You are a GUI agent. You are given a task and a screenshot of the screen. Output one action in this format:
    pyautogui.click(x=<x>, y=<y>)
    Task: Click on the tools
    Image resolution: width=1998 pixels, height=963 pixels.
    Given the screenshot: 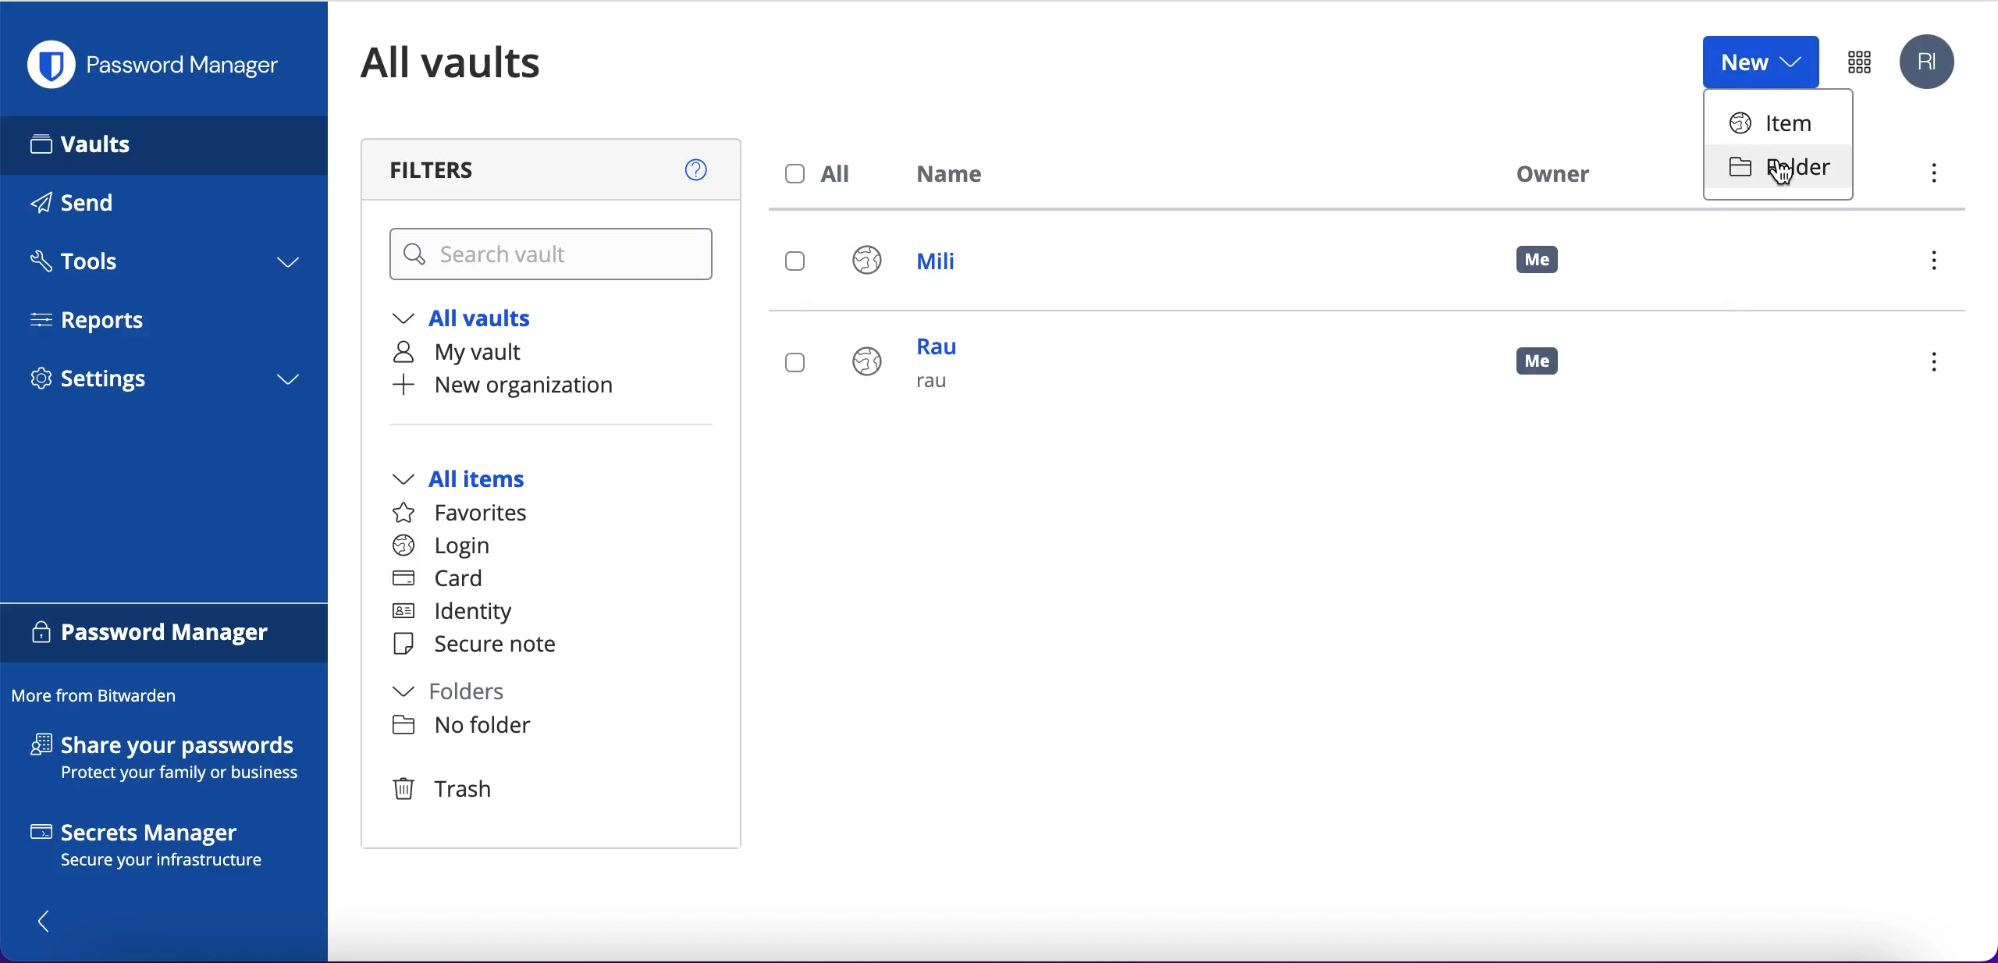 What is the action you would take?
    pyautogui.click(x=162, y=266)
    